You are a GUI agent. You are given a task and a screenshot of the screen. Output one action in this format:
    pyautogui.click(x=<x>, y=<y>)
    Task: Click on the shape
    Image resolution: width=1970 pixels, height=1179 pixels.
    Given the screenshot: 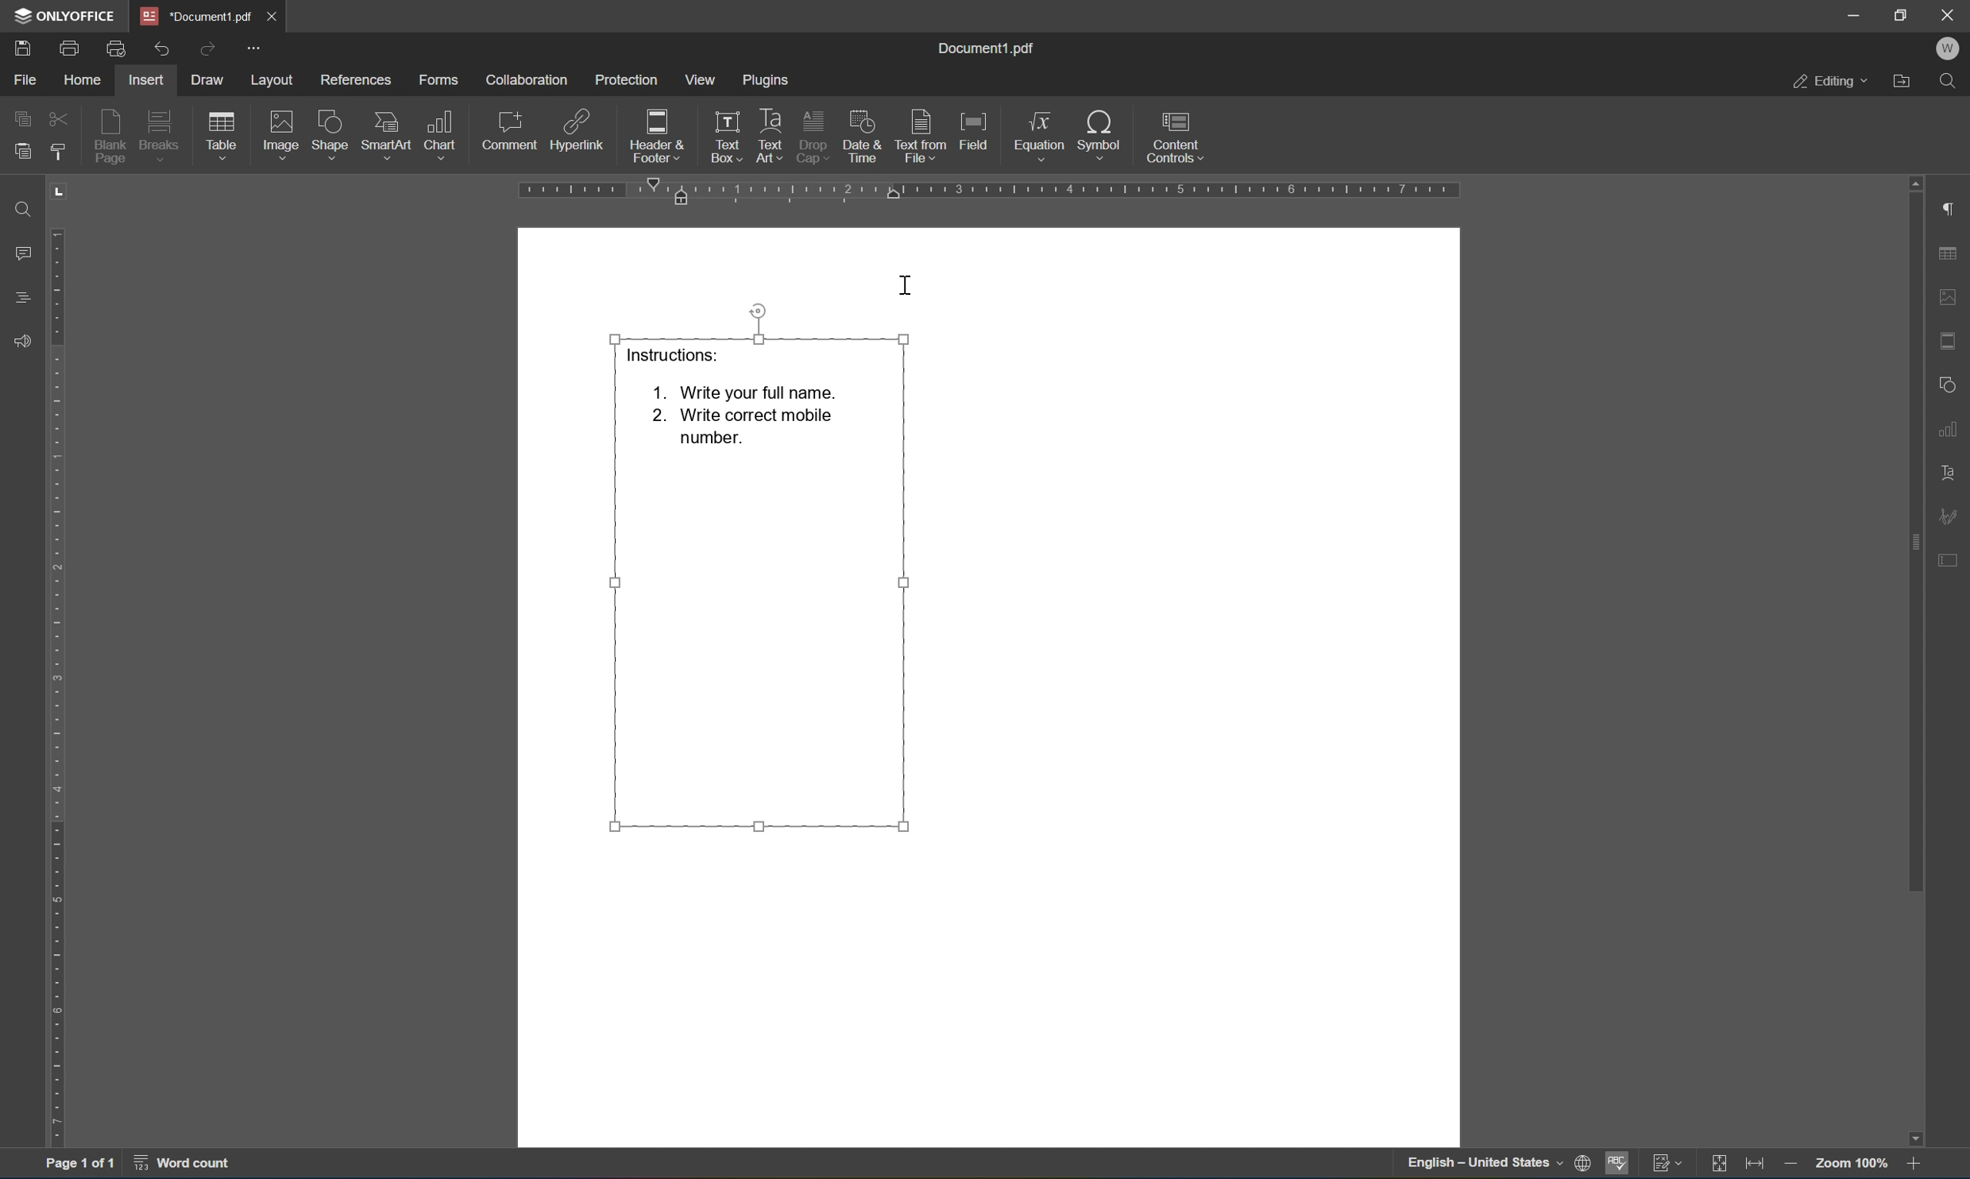 What is the action you would take?
    pyautogui.click(x=334, y=137)
    